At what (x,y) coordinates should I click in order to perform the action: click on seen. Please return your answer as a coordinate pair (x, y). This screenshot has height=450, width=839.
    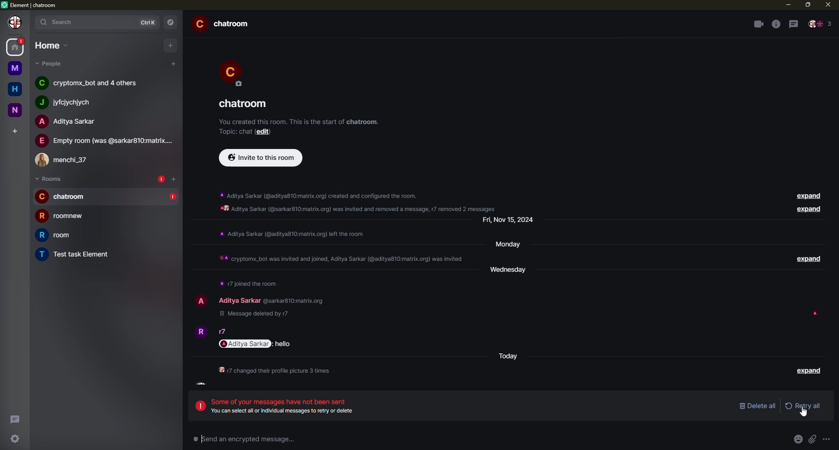
    Looking at the image, I should click on (815, 315).